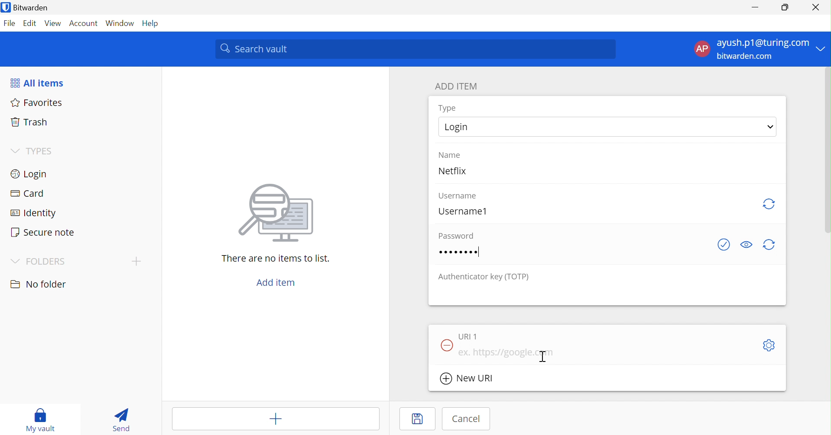 The height and width of the screenshot is (435, 831). I want to click on Check if password as been exposed, so click(724, 245).